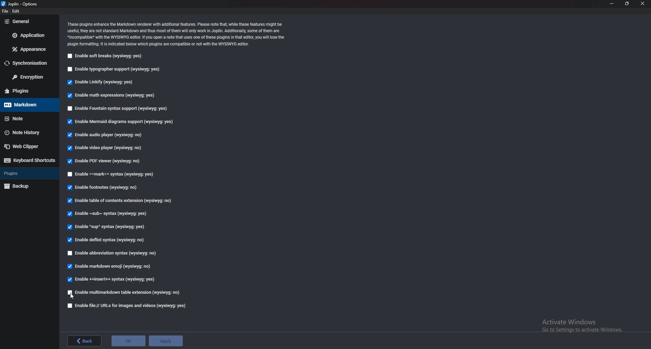 Image resolution: width=651 pixels, height=349 pixels. Describe the element at coordinates (120, 122) in the screenshot. I see `enable mermaid diagrams support` at that location.